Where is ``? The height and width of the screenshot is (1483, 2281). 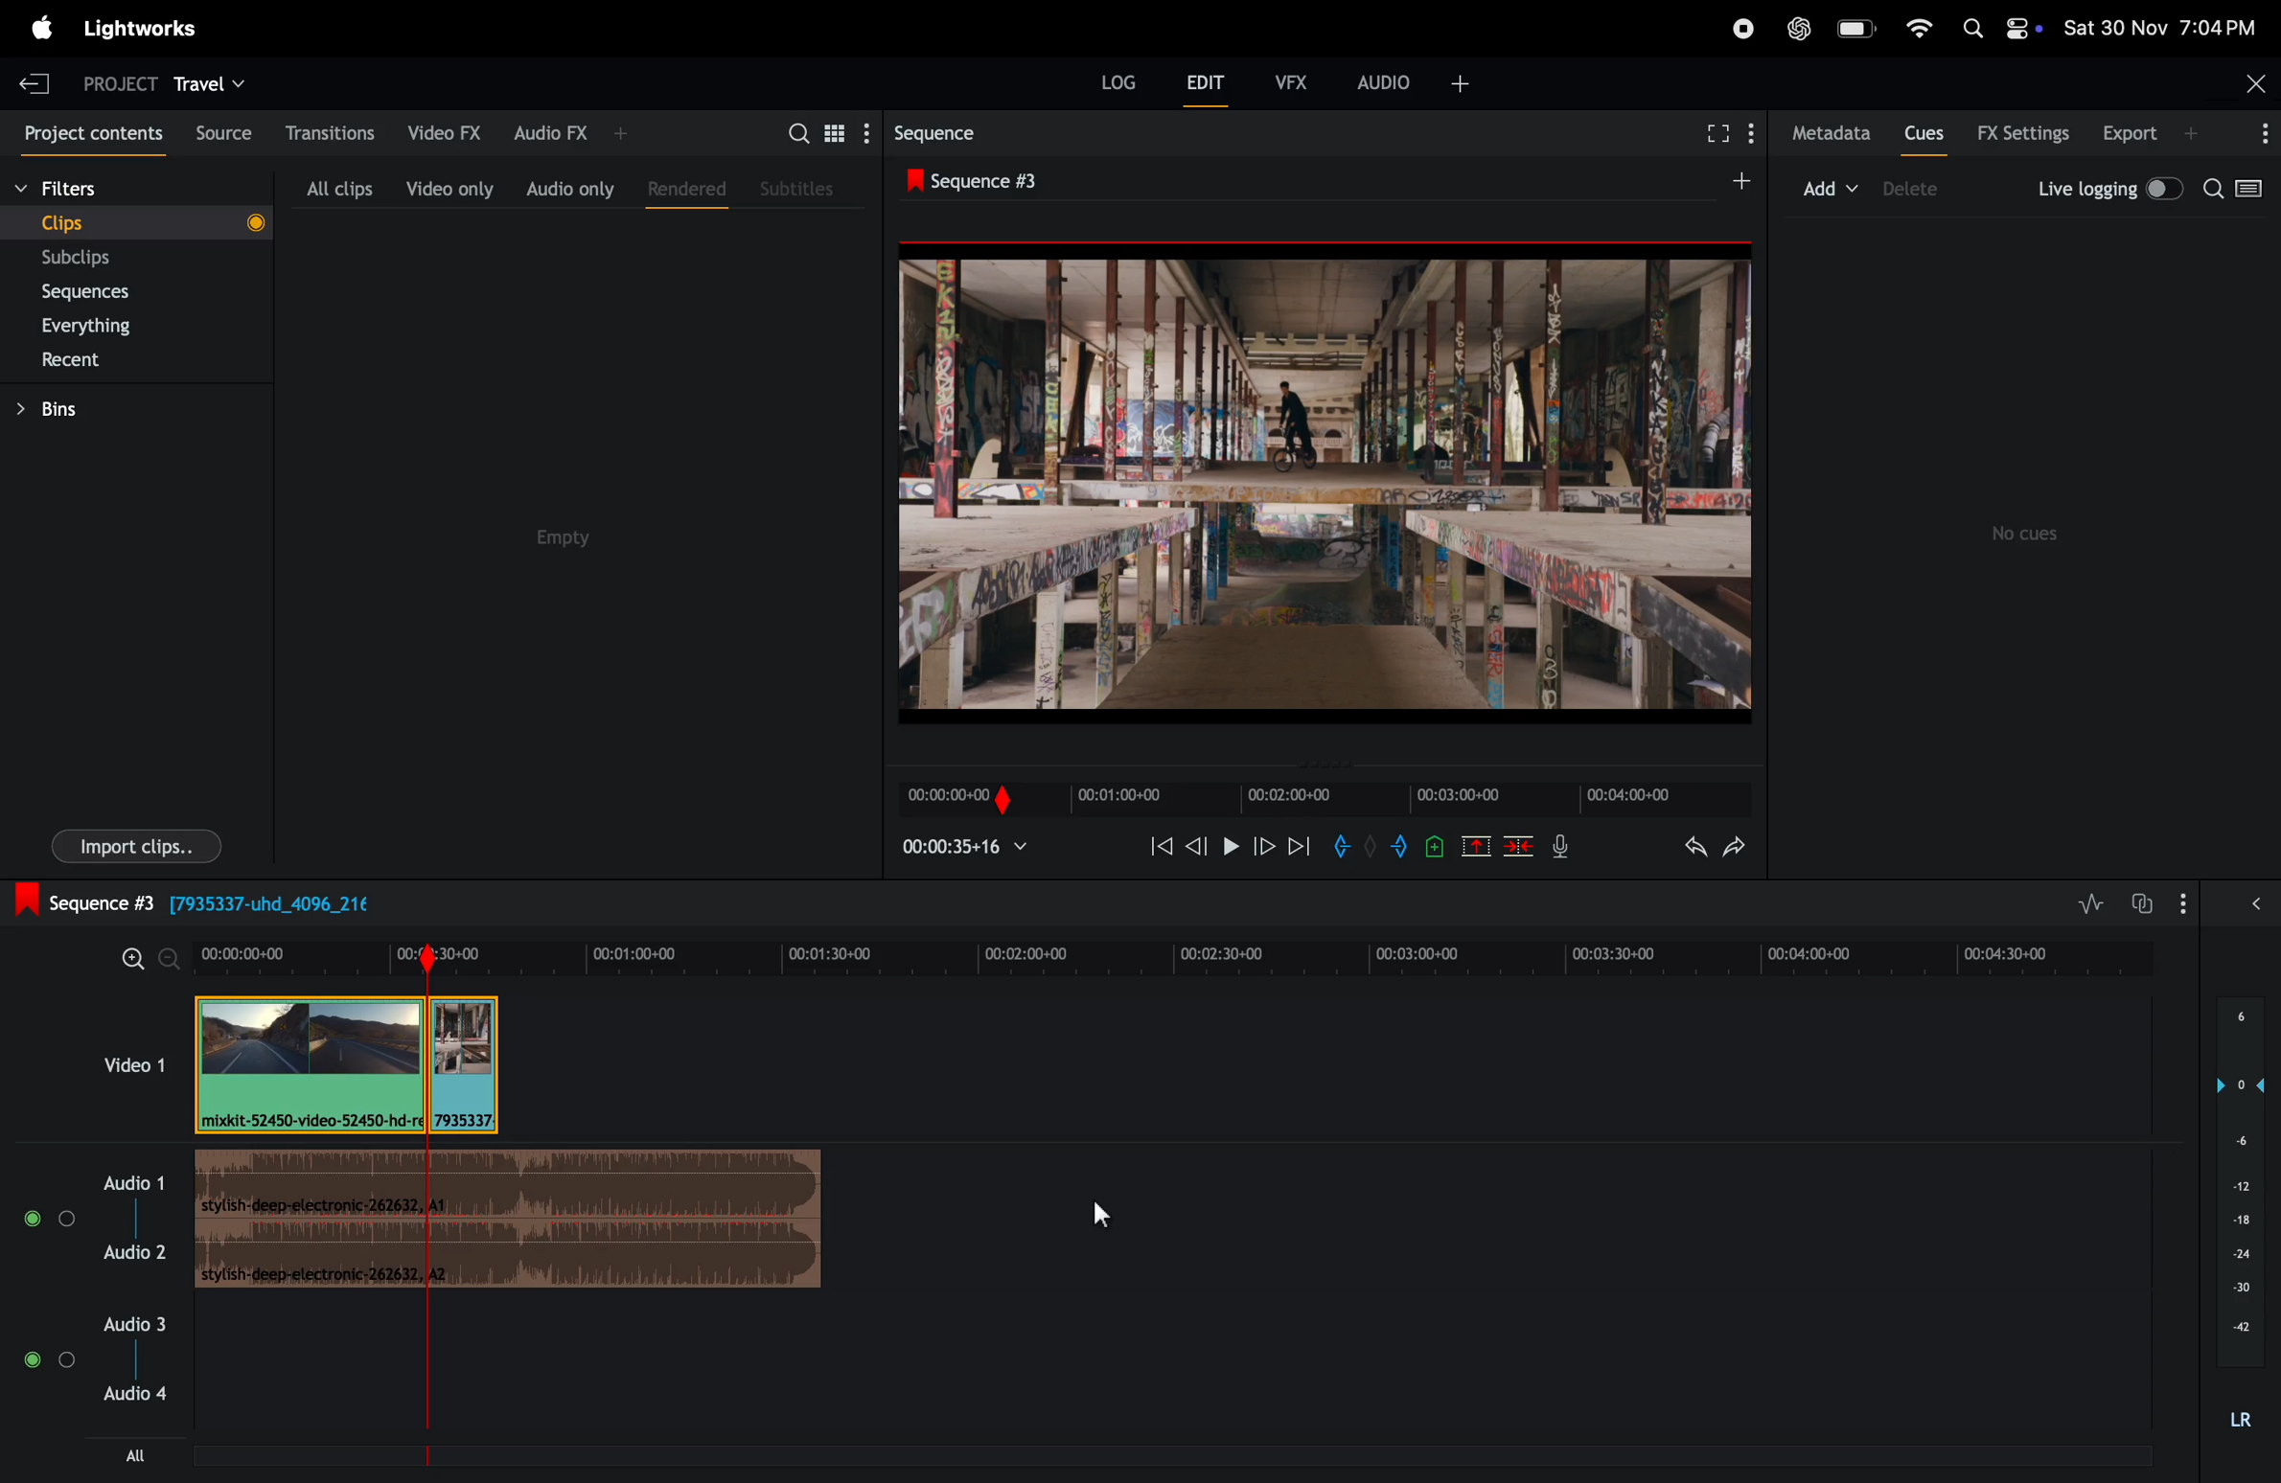  is located at coordinates (1369, 848).